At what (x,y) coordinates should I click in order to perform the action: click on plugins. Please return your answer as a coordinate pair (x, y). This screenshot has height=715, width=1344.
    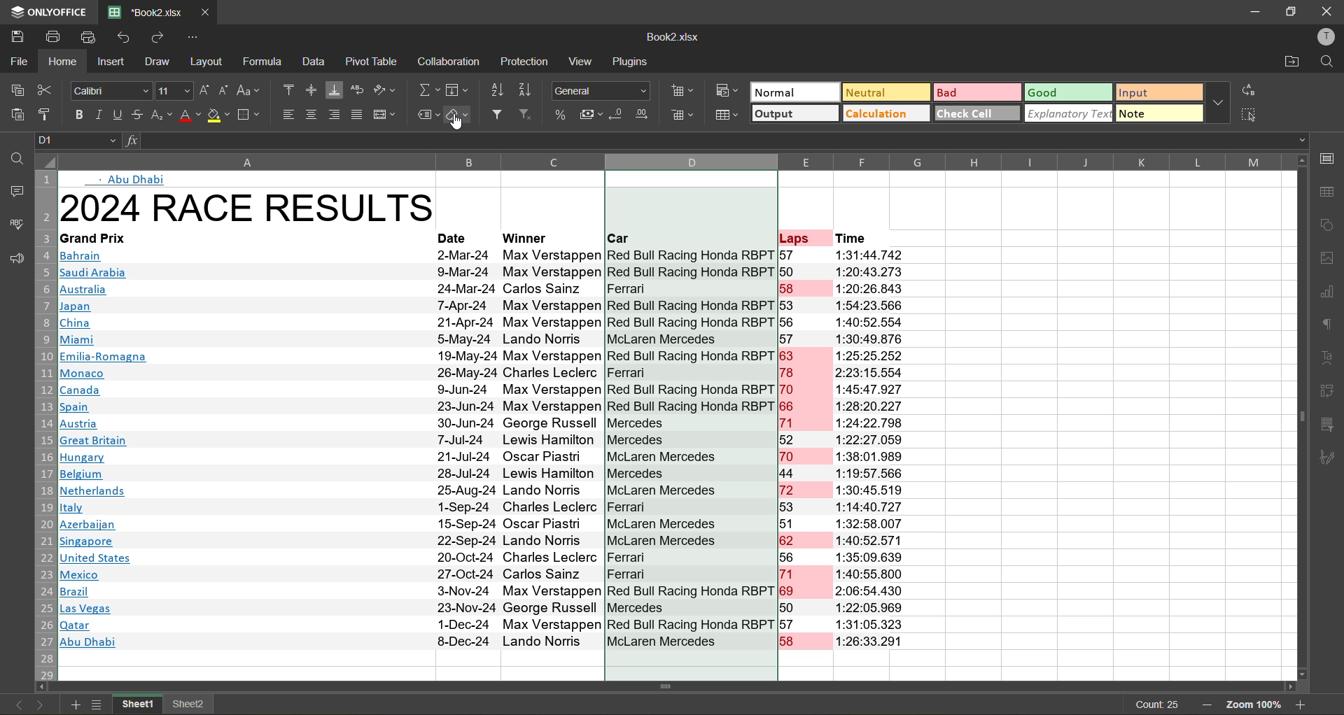
    Looking at the image, I should click on (630, 62).